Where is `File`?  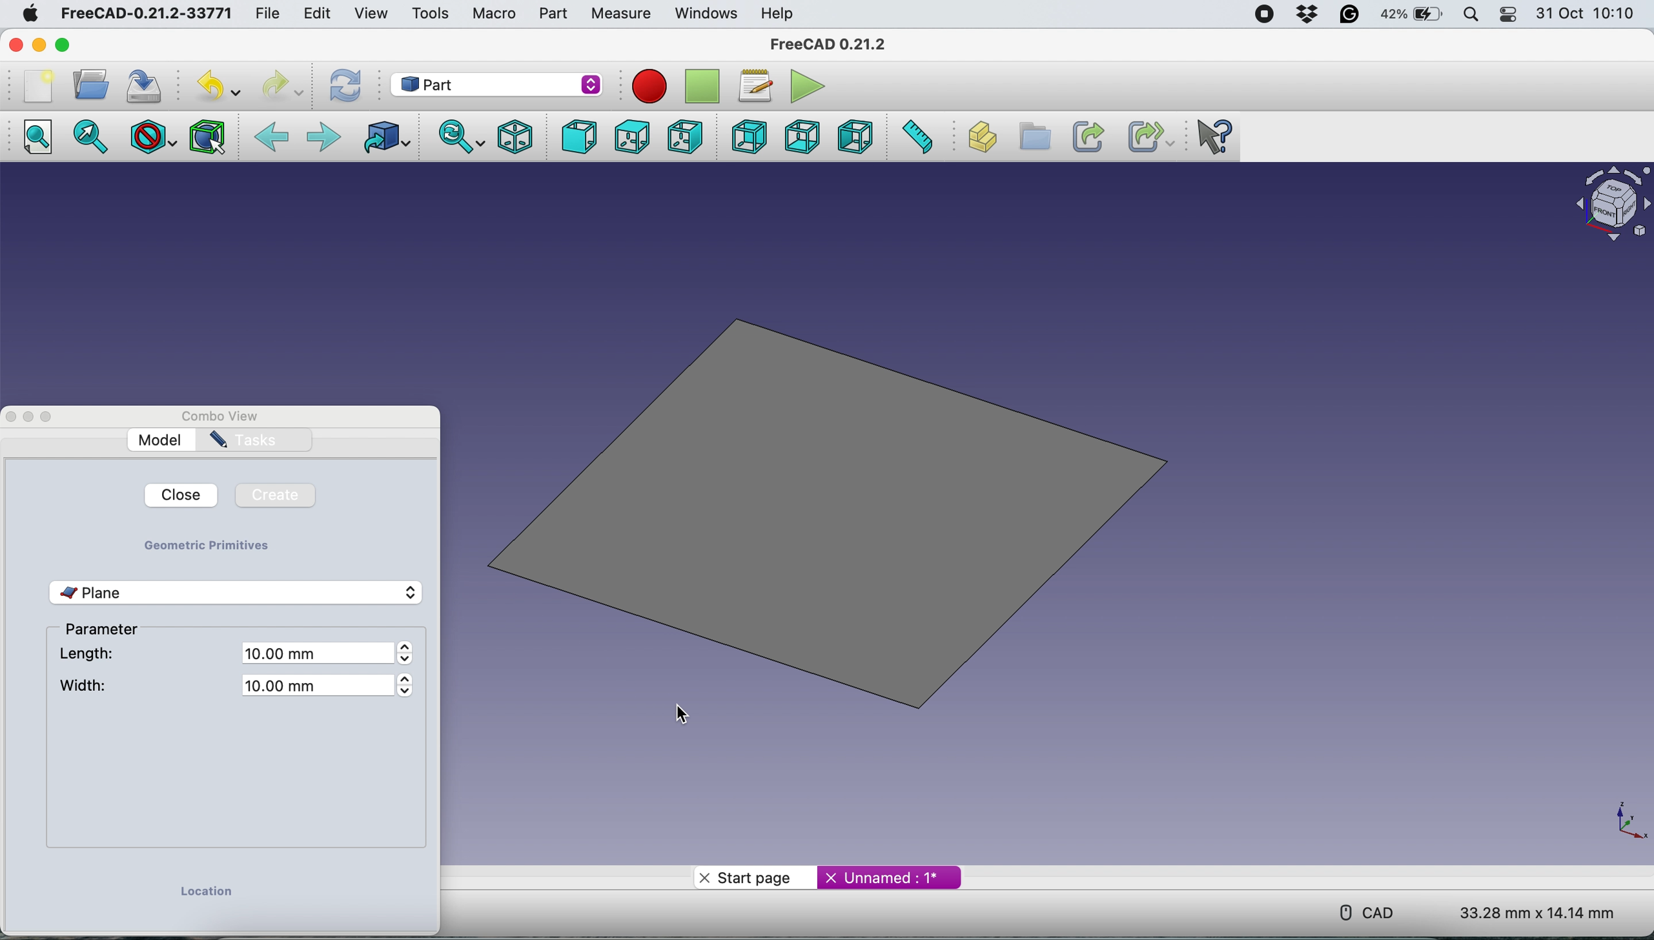 File is located at coordinates (267, 12).